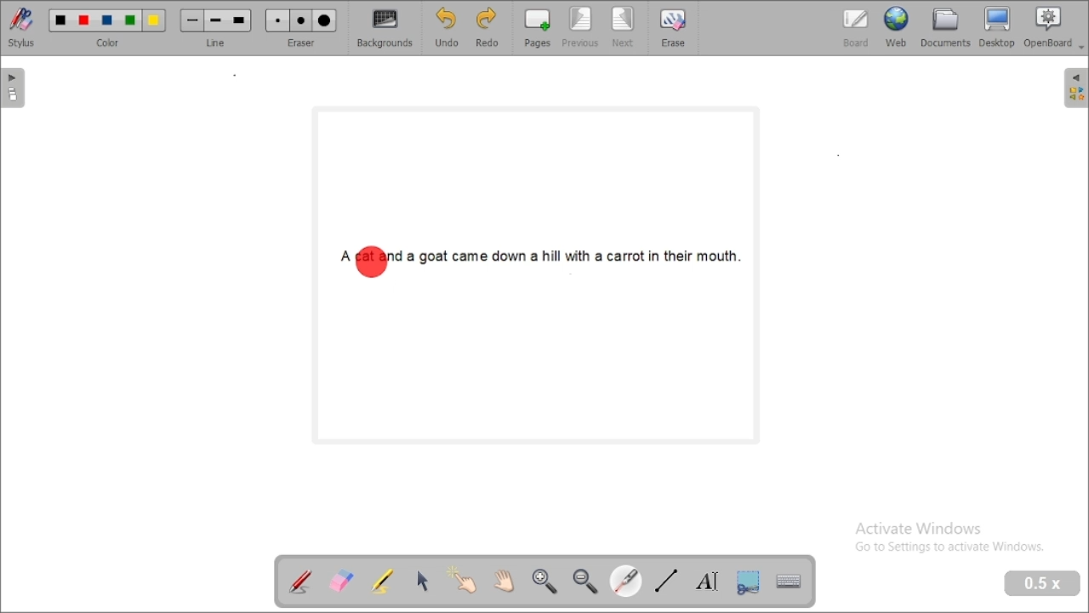 The image size is (1089, 613). Describe the element at coordinates (386, 28) in the screenshot. I see `backgrounds` at that location.